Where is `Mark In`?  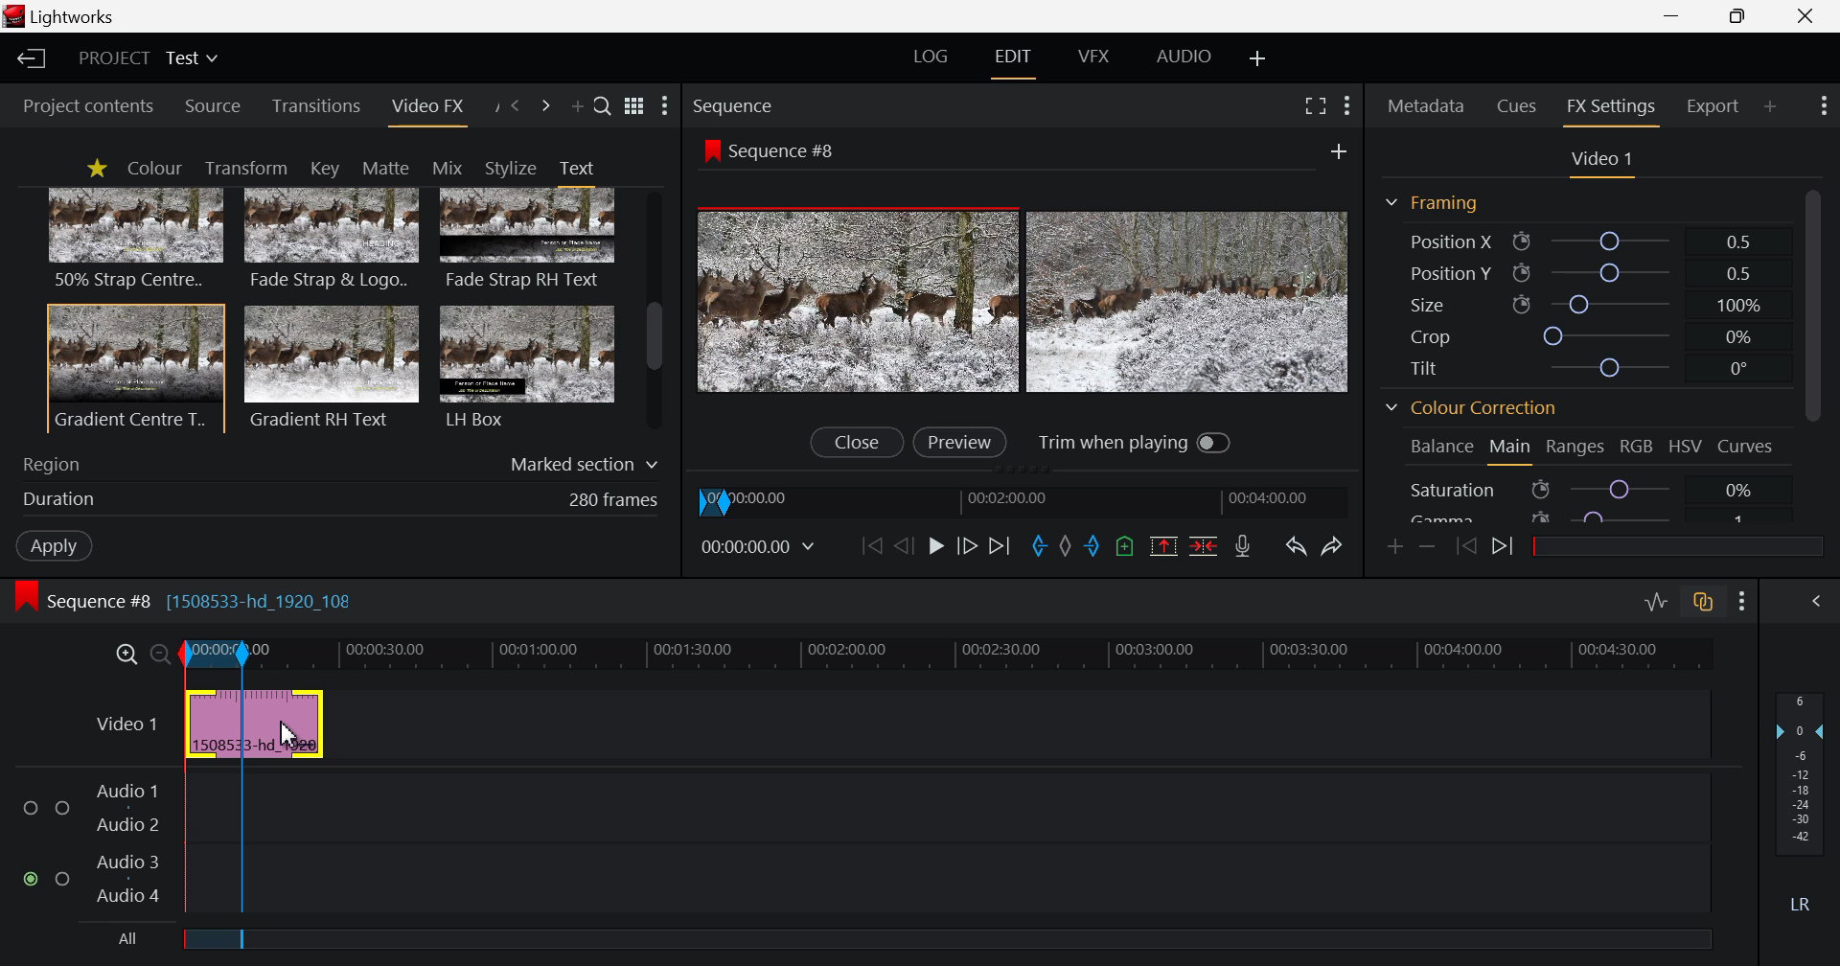
Mark In is located at coordinates (1036, 544).